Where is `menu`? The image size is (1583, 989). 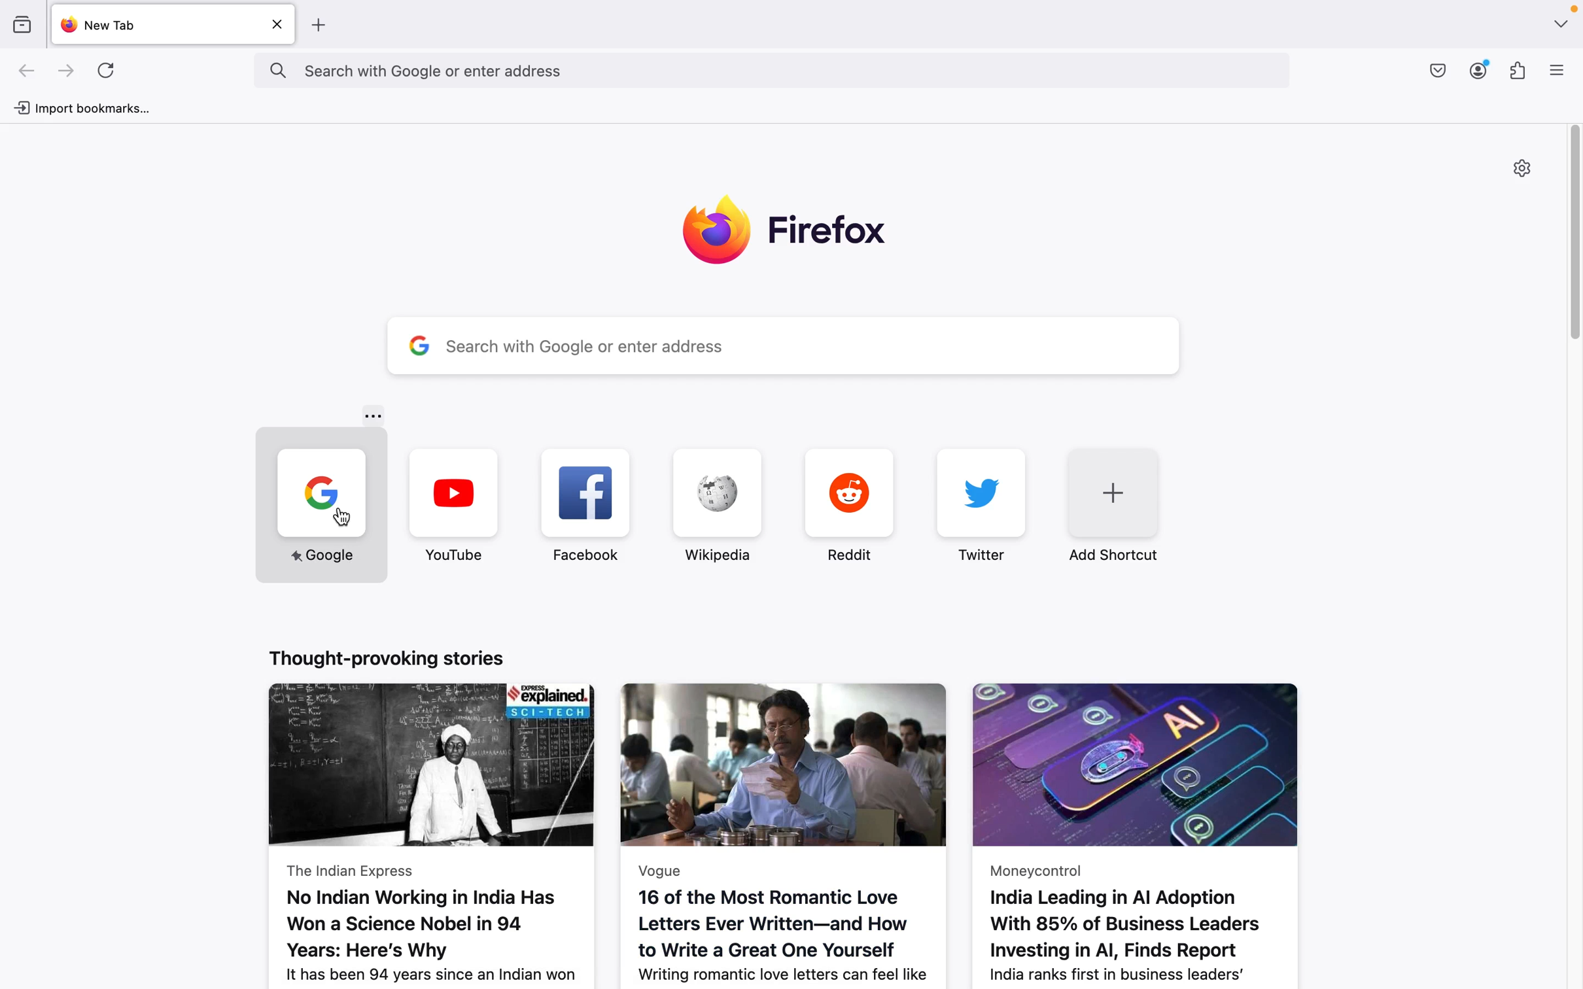 menu is located at coordinates (1559, 73).